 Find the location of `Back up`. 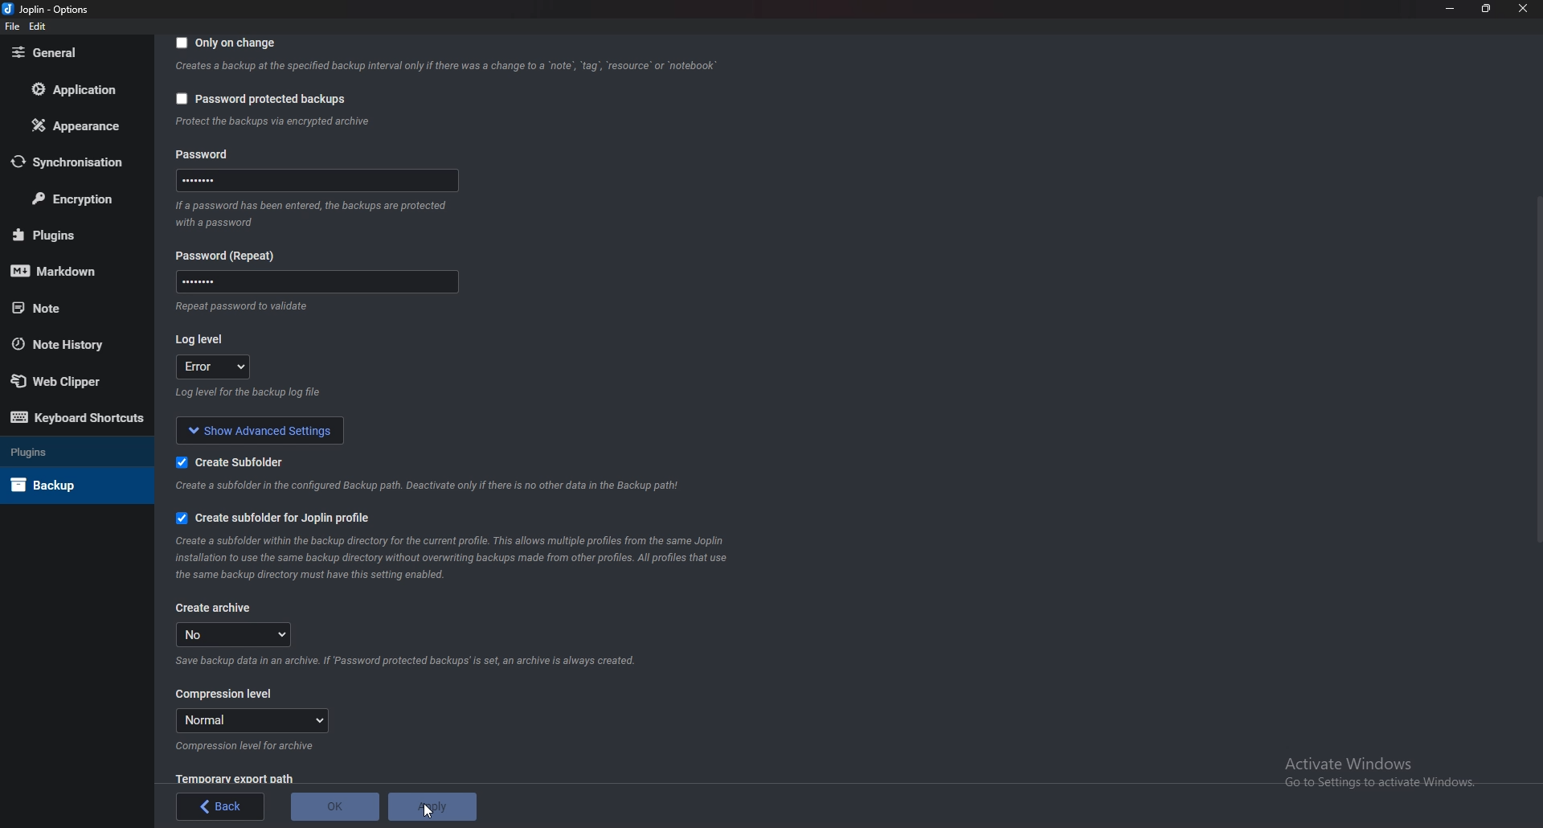

Back up is located at coordinates (66, 485).